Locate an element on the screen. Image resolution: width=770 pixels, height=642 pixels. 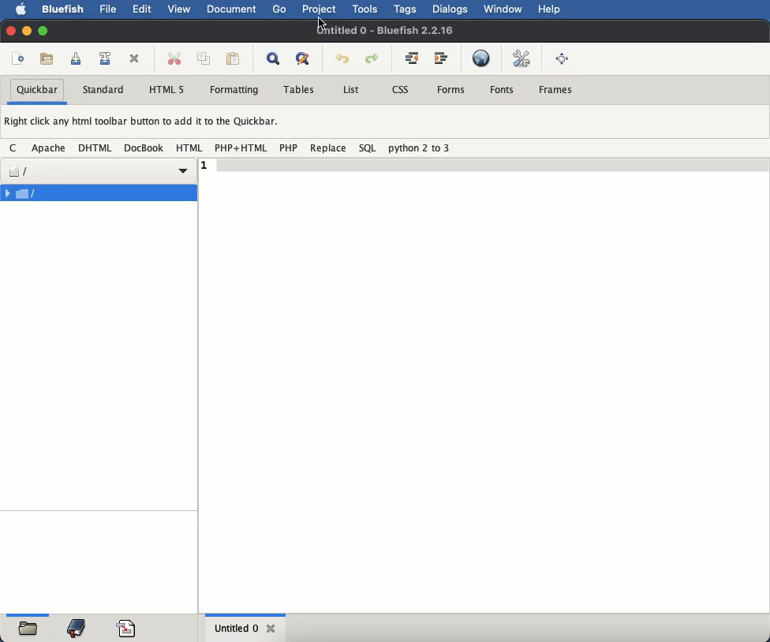
frames is located at coordinates (556, 88).